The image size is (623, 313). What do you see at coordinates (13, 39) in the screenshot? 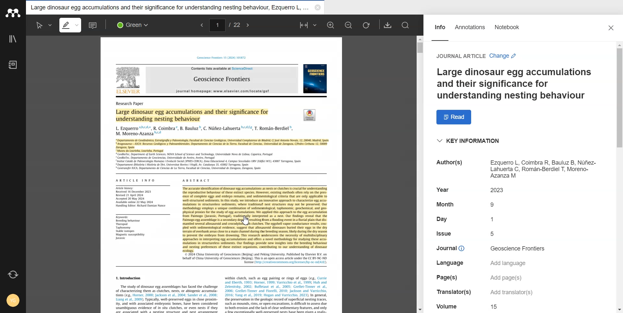
I see `Library` at bounding box center [13, 39].